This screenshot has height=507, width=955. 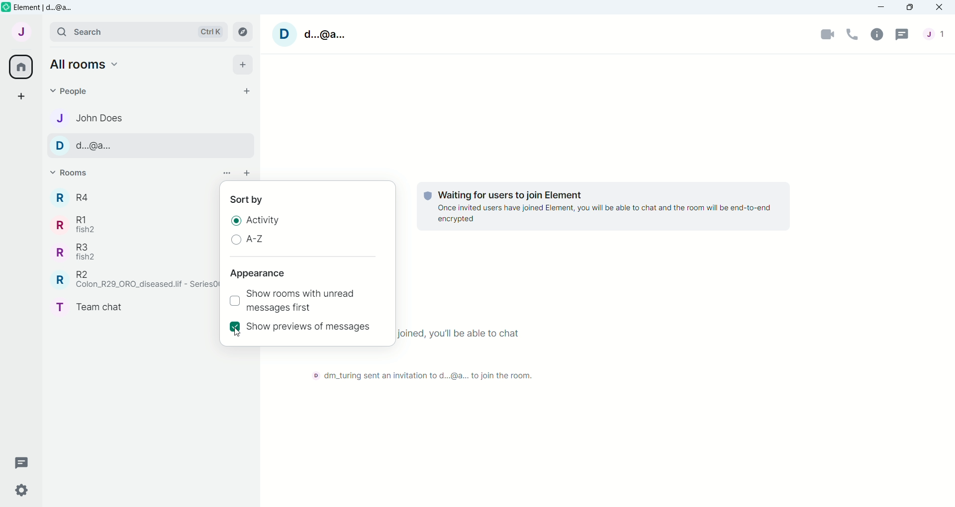 I want to click on User Menu, so click(x=25, y=31).